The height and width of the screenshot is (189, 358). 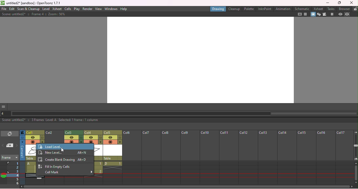 What do you see at coordinates (356, 160) in the screenshot?
I see `Zoom in` at bounding box center [356, 160].